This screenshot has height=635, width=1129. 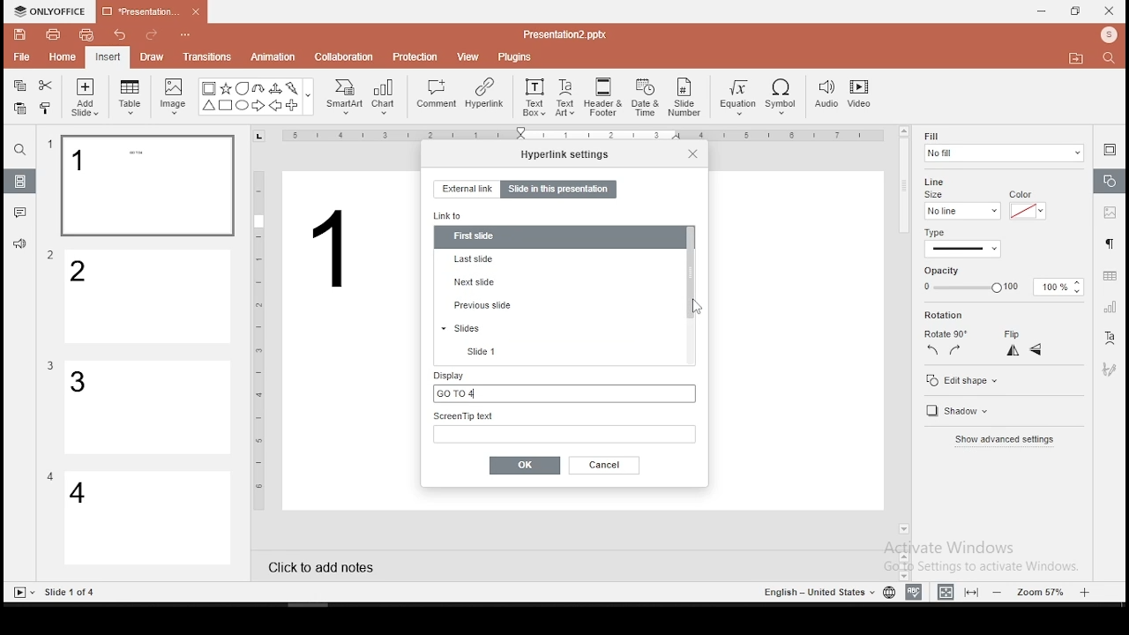 I want to click on print file, so click(x=53, y=33).